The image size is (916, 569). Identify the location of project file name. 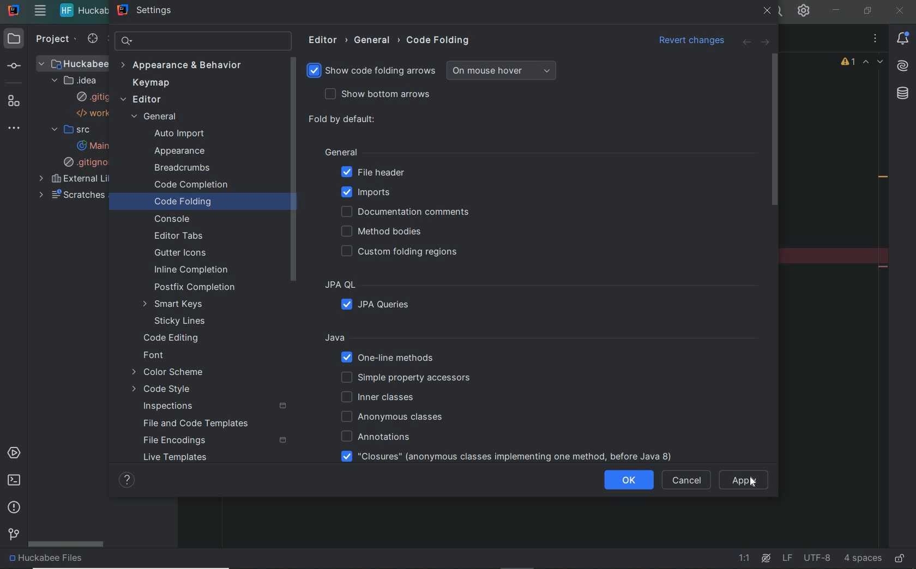
(79, 63).